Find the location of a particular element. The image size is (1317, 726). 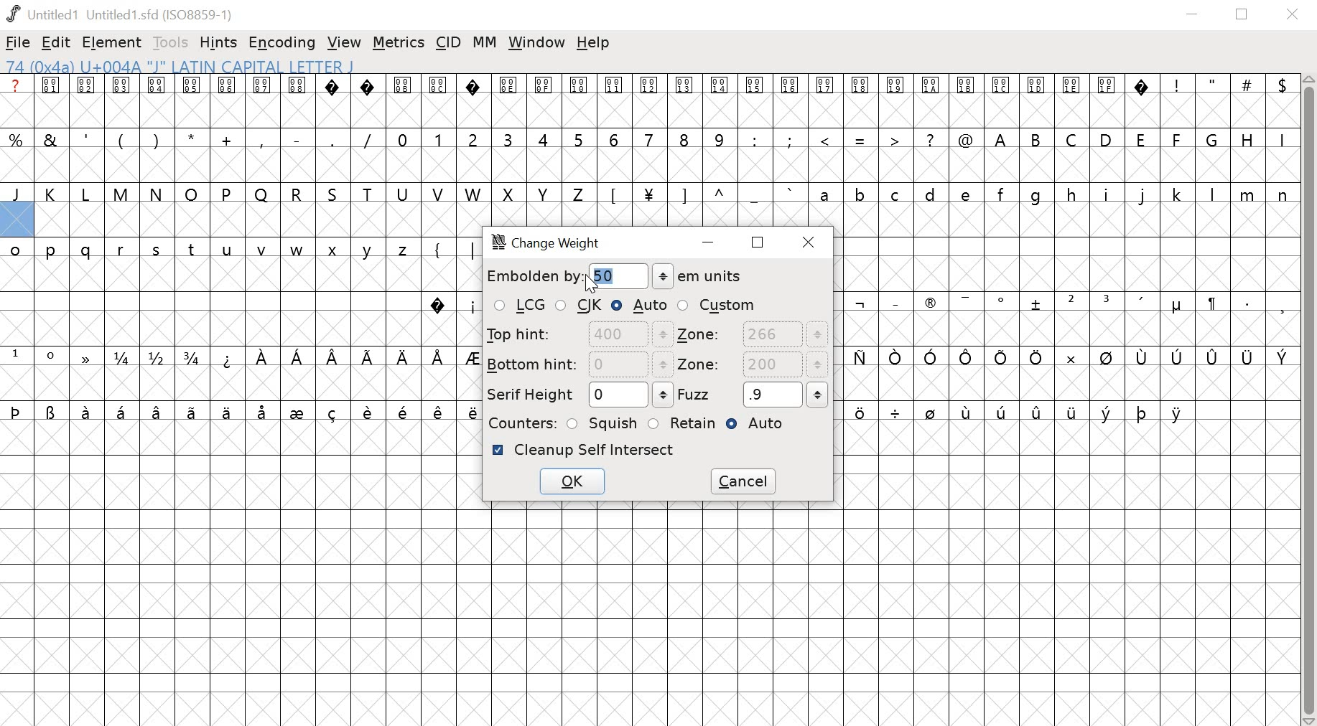

ZONE is located at coordinates (753, 335).